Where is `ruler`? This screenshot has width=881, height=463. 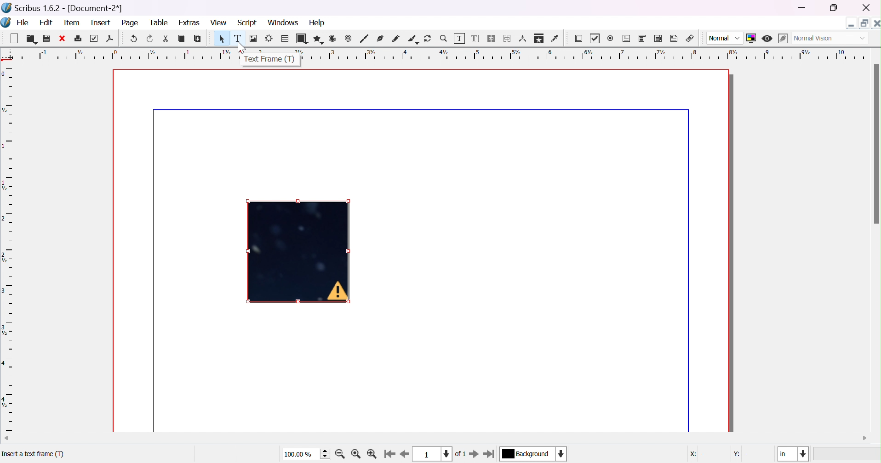
ruler is located at coordinates (7, 248).